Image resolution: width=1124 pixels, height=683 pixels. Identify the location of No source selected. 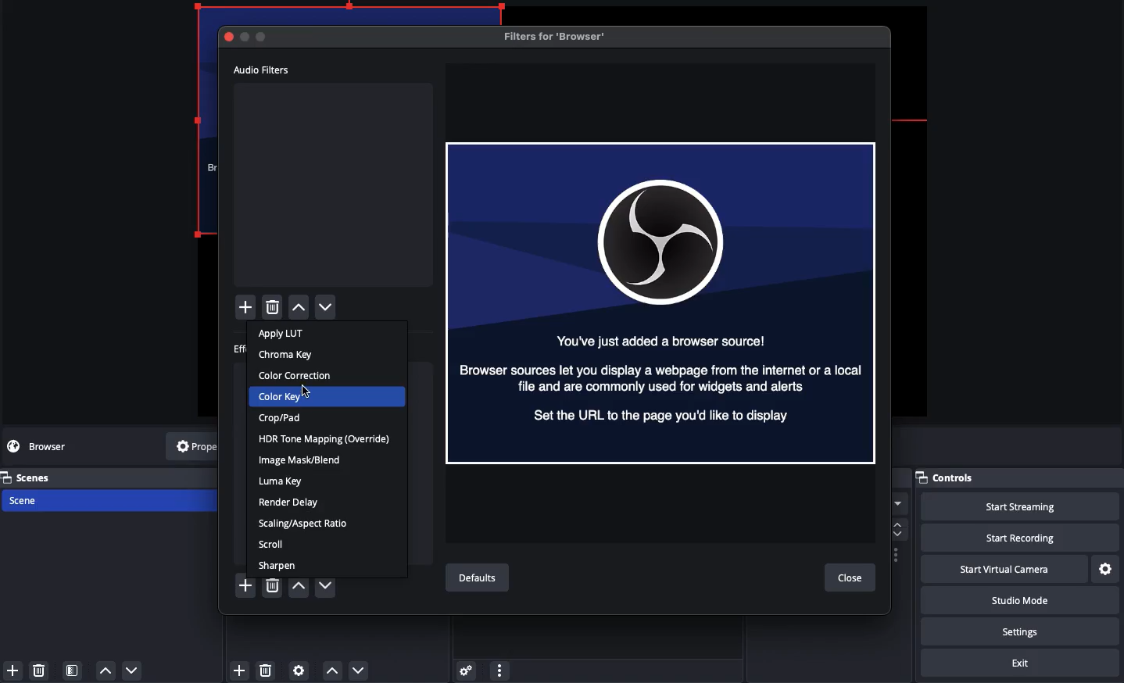
(51, 446).